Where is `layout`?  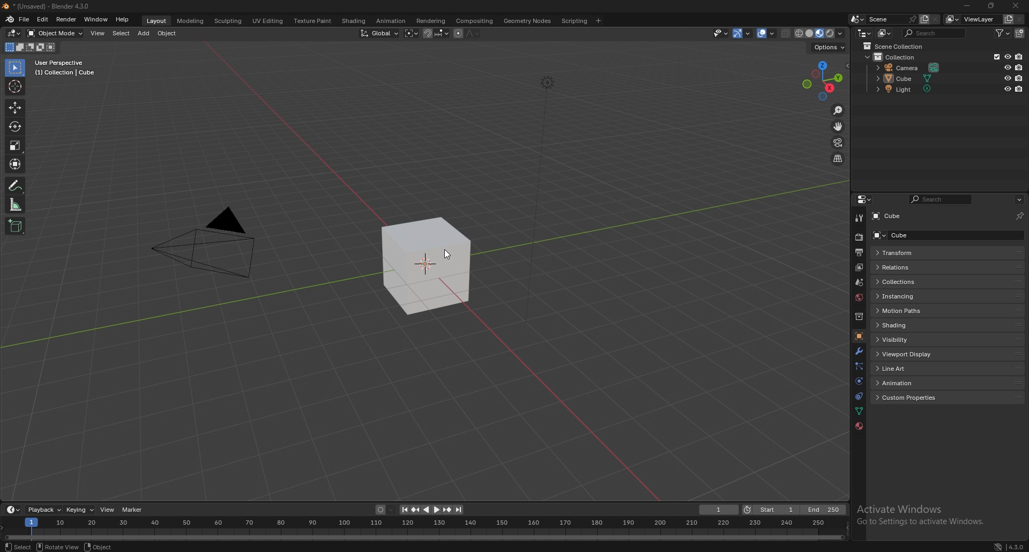 layout is located at coordinates (157, 20).